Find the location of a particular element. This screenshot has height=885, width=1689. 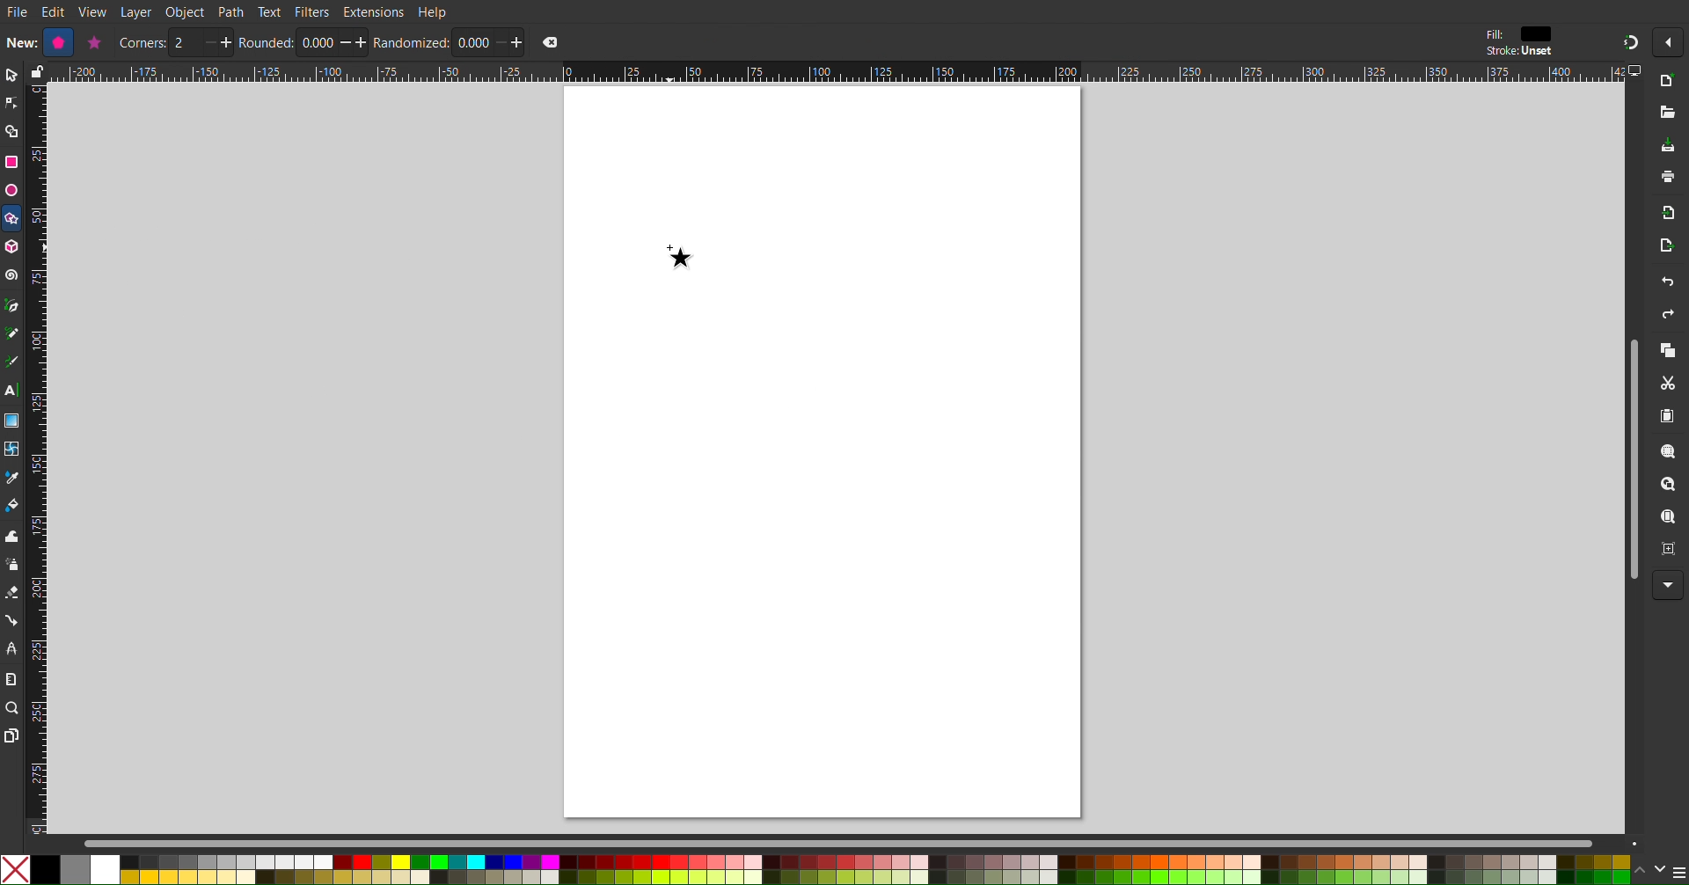

Calligraphy Tool is located at coordinates (11, 362).